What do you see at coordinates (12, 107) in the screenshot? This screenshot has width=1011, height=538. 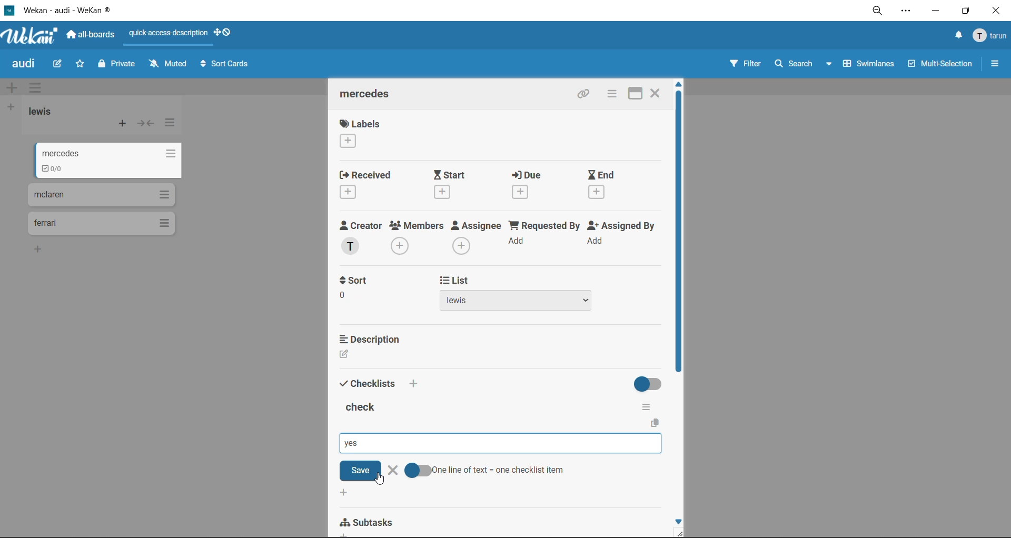 I see `add list` at bounding box center [12, 107].